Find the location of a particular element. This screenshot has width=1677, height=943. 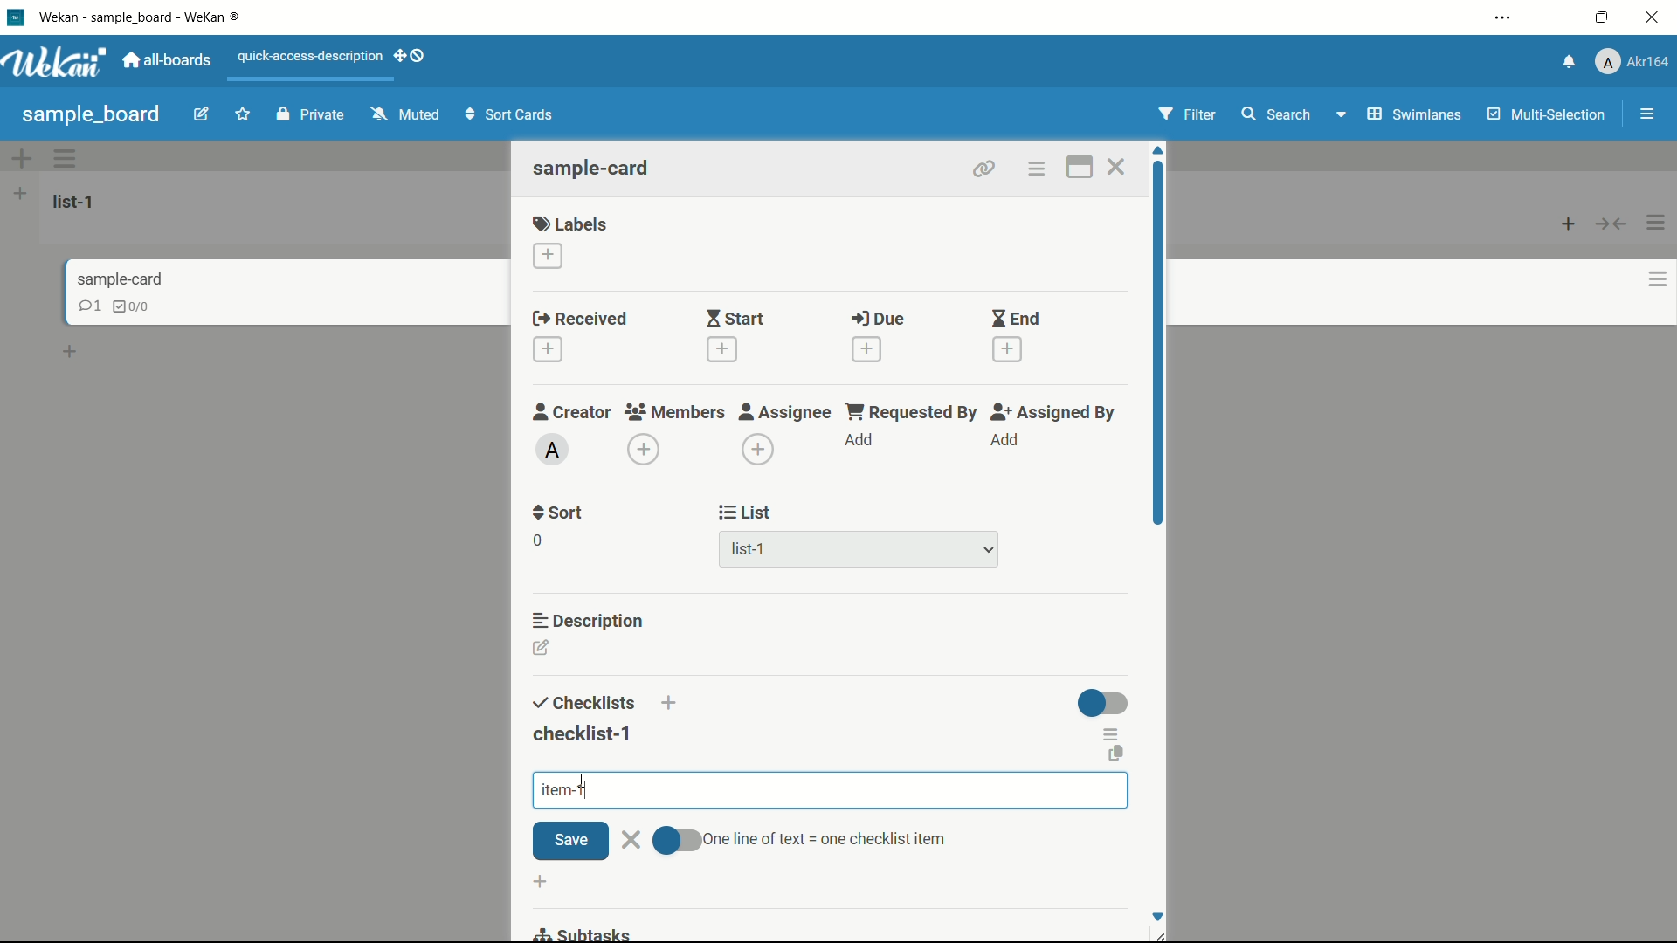

close card is located at coordinates (1118, 167).